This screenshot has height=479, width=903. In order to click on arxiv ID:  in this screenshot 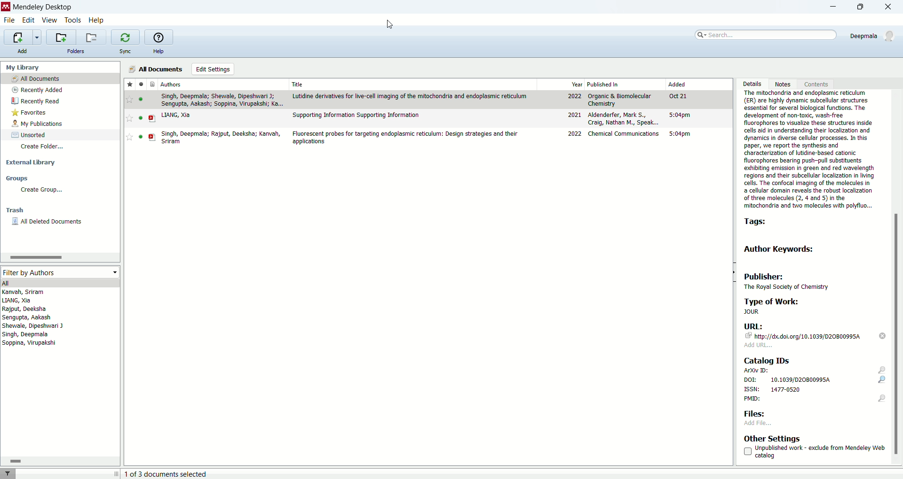, I will do `click(815, 370)`.